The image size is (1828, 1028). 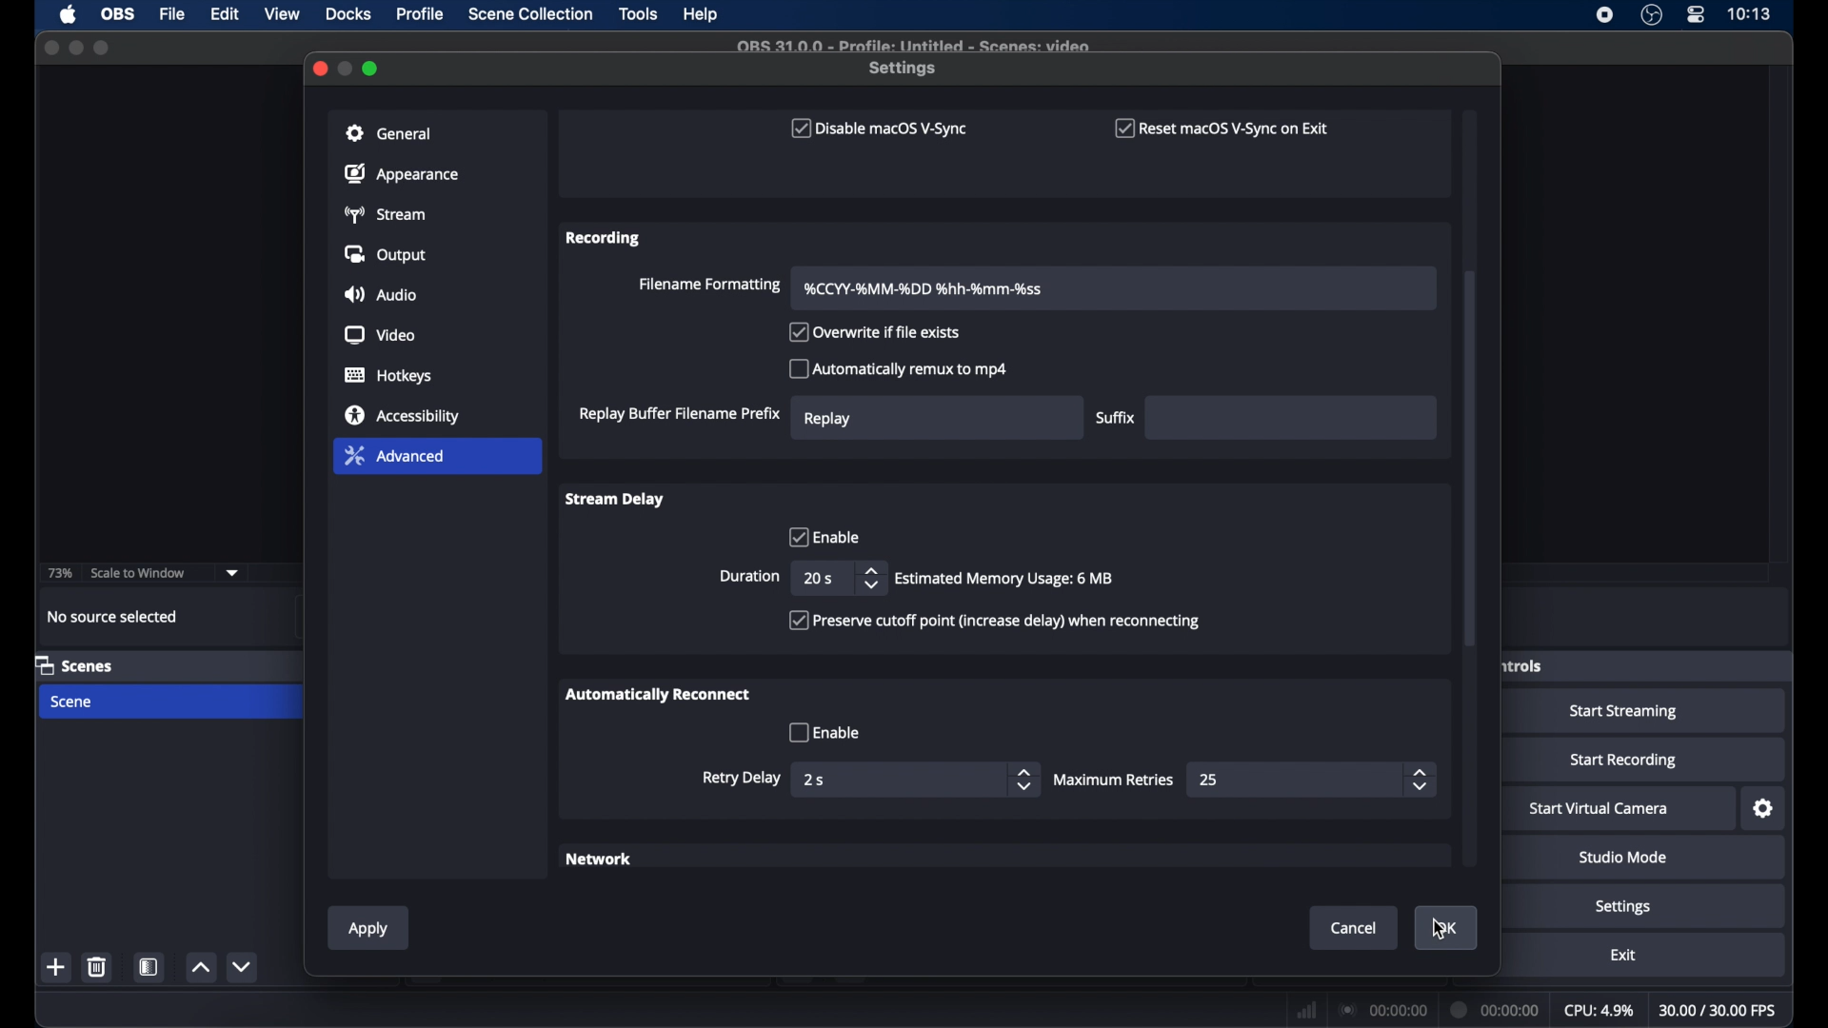 What do you see at coordinates (150, 967) in the screenshot?
I see `scene filters` at bounding box center [150, 967].